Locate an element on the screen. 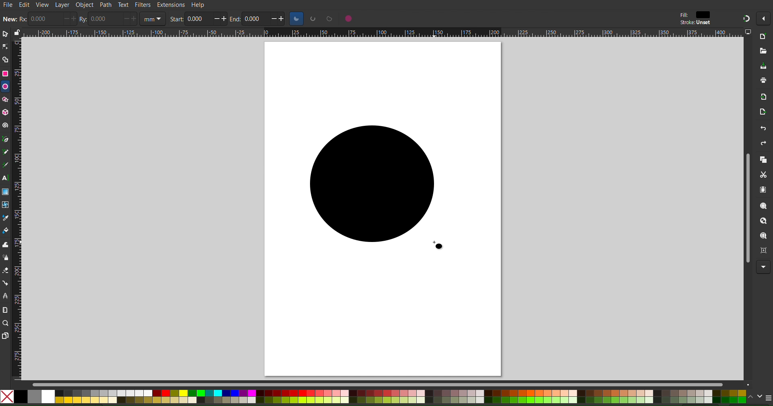  Zoom Tool is located at coordinates (5, 322).